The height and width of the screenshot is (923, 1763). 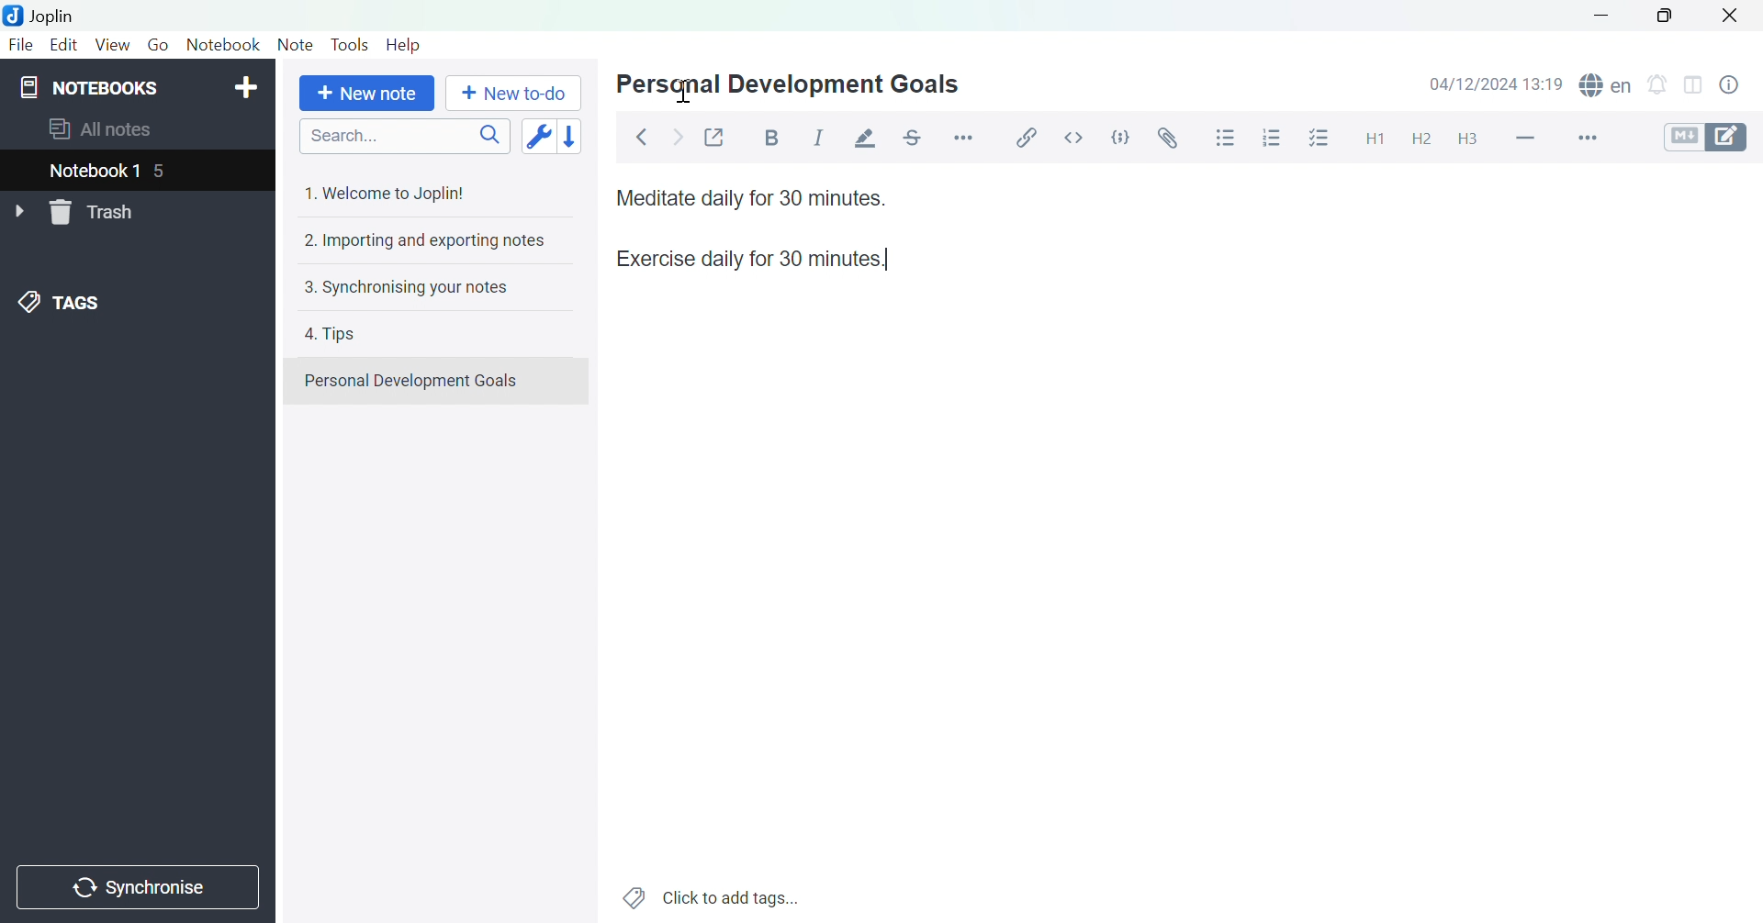 I want to click on Insert / edit link, so click(x=1031, y=139).